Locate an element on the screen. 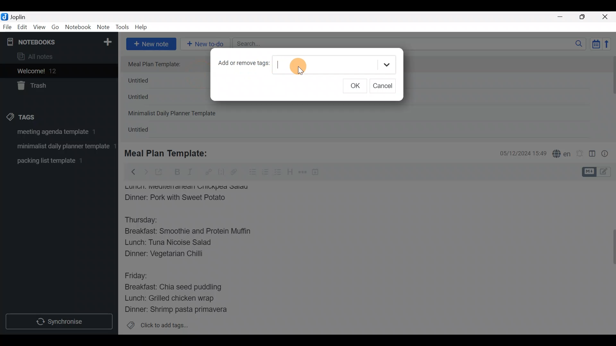 This screenshot has height=346, width=616. New to-do is located at coordinates (206, 43).